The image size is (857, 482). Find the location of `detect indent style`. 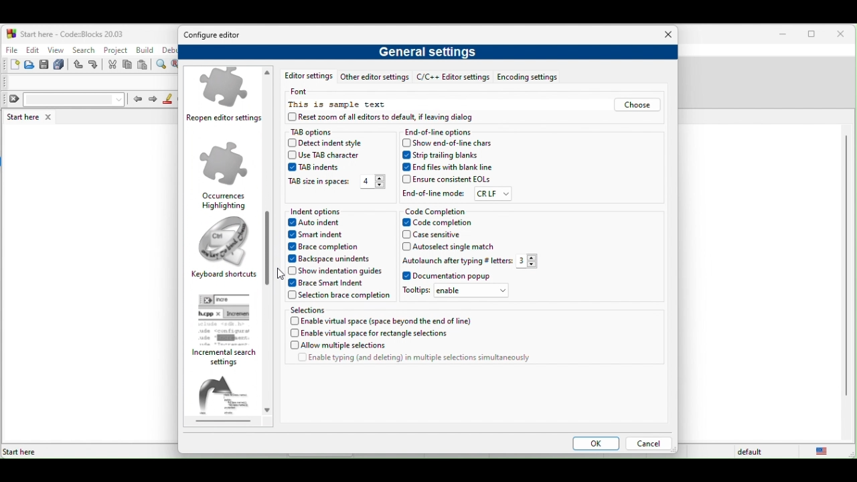

detect indent style is located at coordinates (337, 144).